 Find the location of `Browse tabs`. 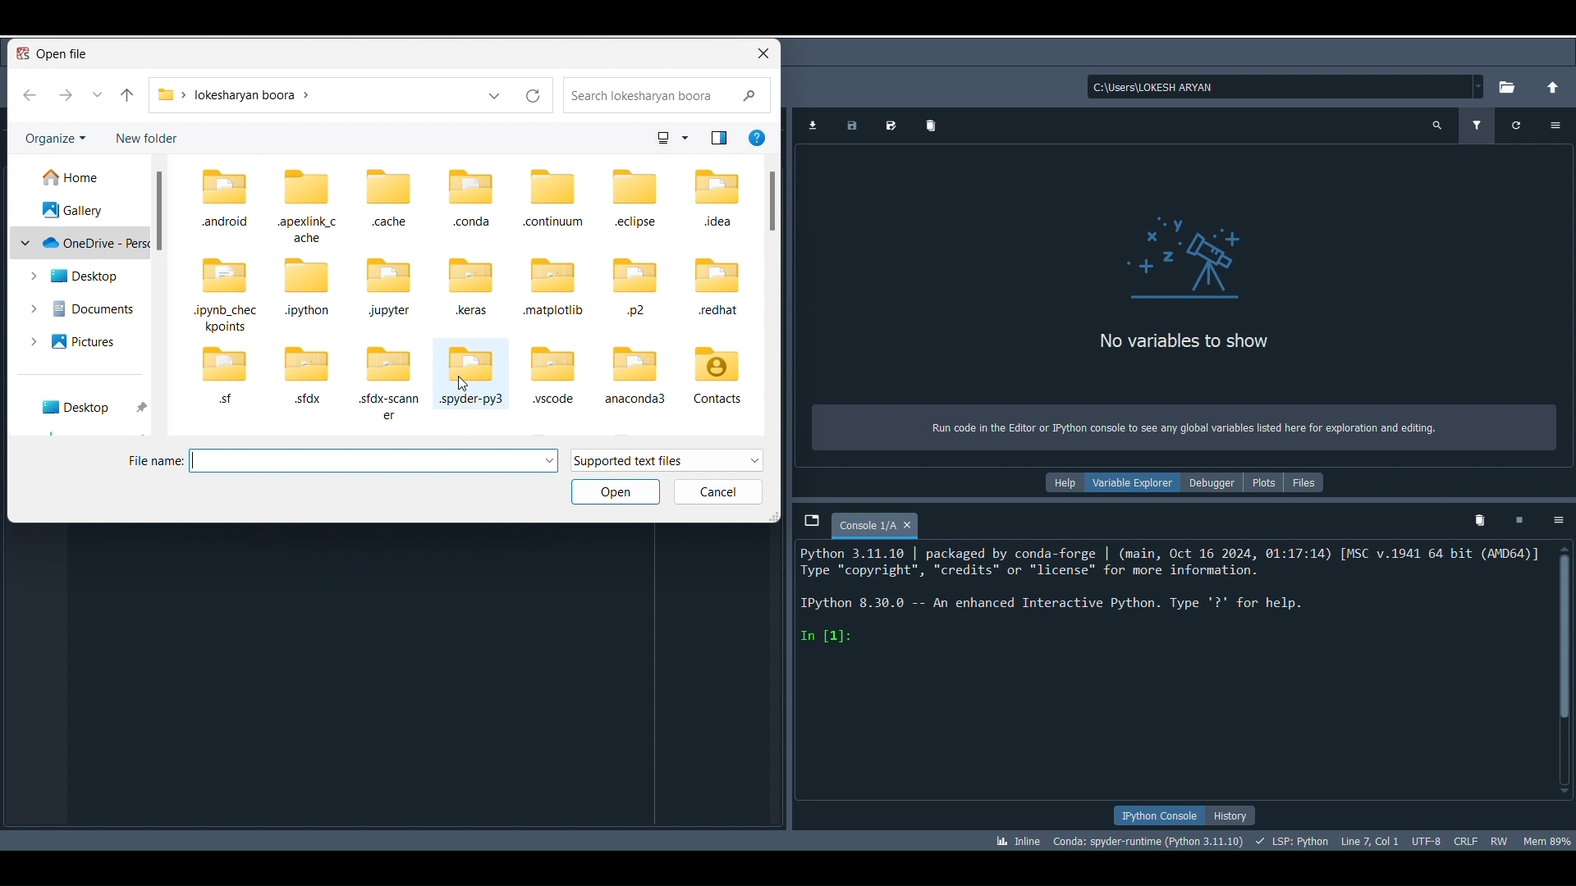

Browse tabs is located at coordinates (808, 516).